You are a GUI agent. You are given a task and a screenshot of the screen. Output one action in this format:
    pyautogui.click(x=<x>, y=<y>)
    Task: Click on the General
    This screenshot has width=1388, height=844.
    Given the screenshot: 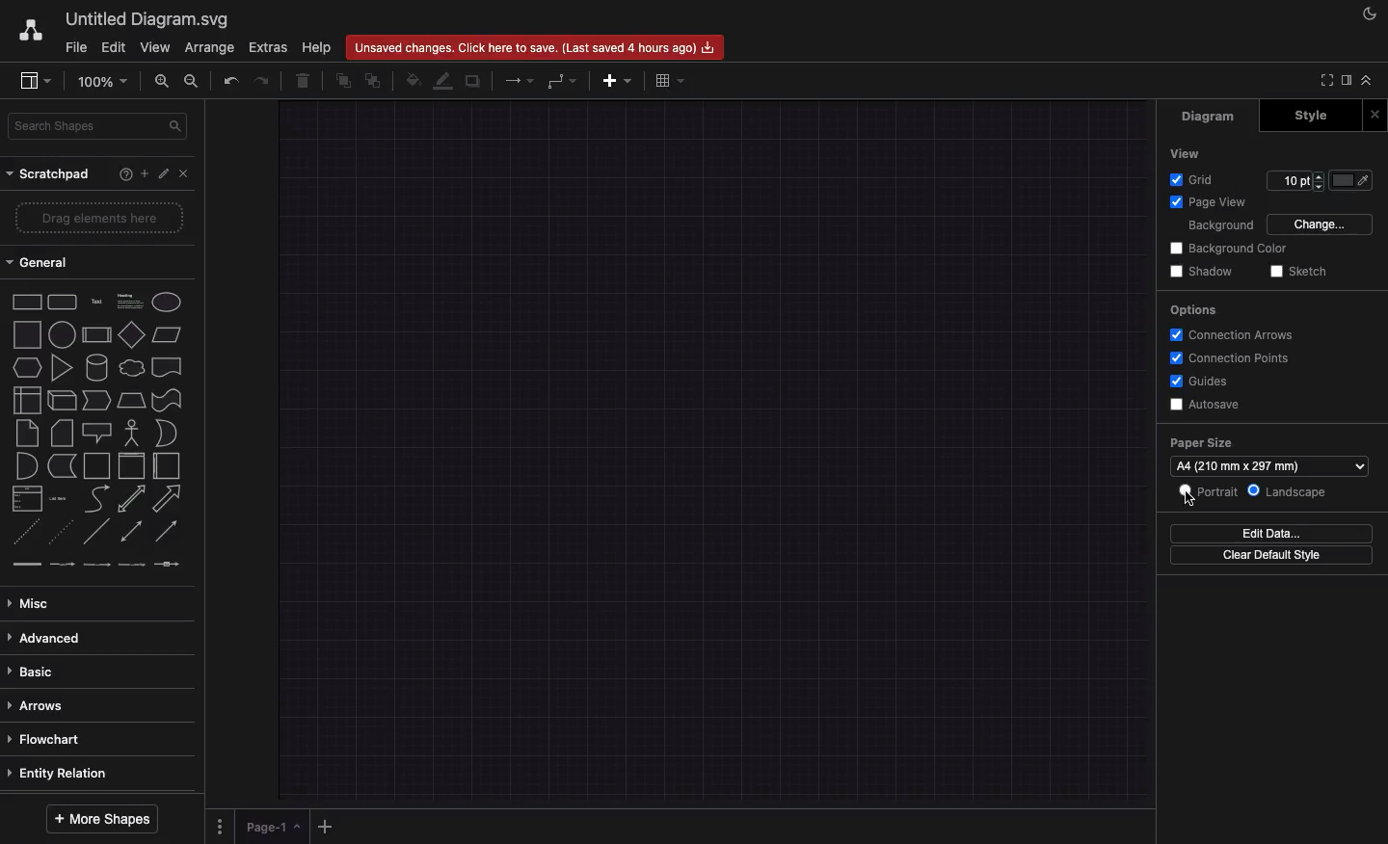 What is the action you would take?
    pyautogui.click(x=41, y=261)
    